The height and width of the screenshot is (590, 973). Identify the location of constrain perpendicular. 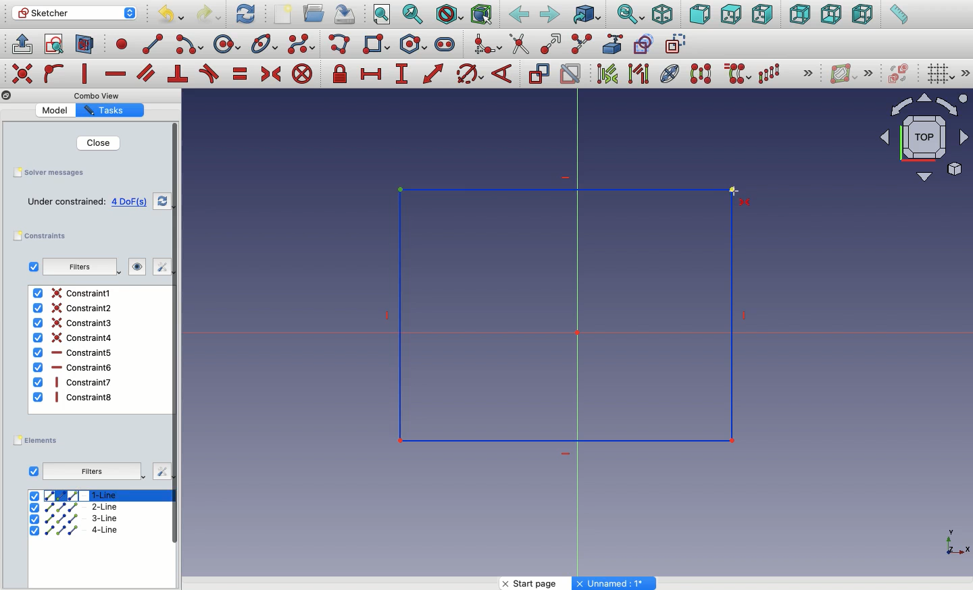
(179, 74).